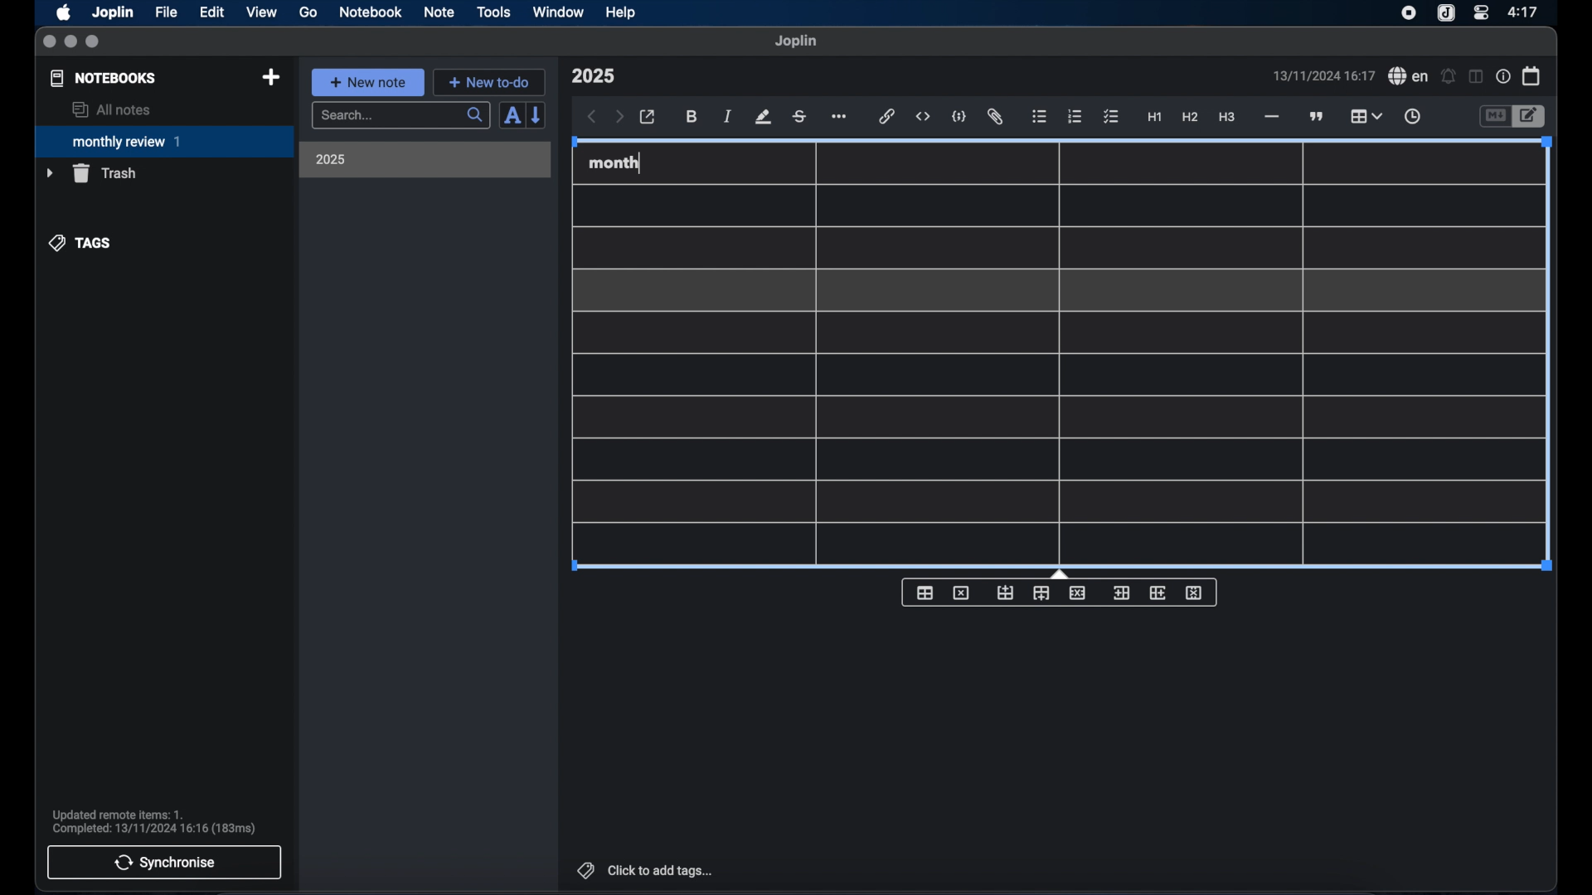 The width and height of the screenshot is (1592, 895). I want to click on go, so click(308, 12).